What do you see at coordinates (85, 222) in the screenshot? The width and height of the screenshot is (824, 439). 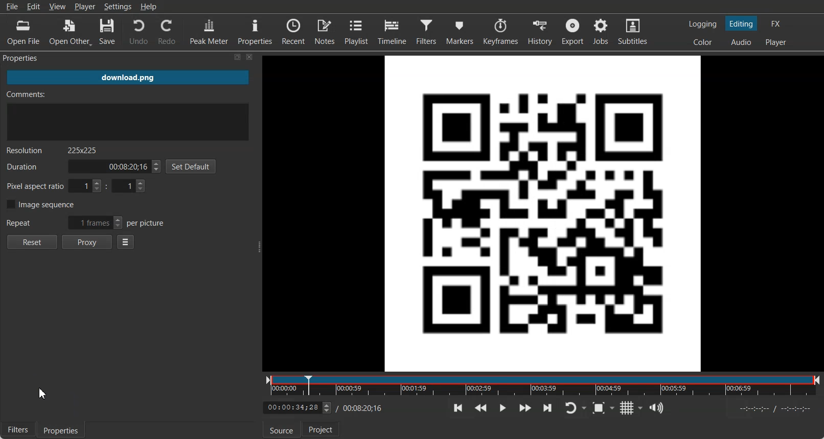 I see `Repeat pictures per frame adjuster` at bounding box center [85, 222].